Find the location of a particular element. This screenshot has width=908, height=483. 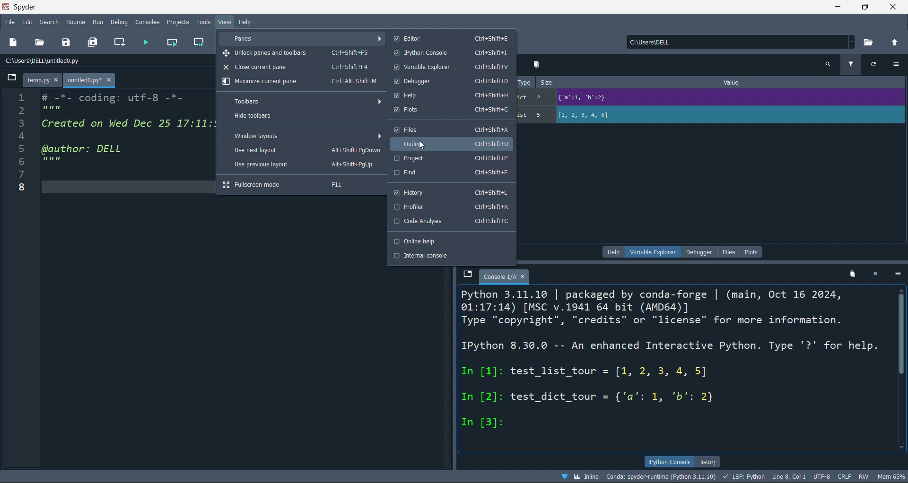

run is located at coordinates (96, 22).